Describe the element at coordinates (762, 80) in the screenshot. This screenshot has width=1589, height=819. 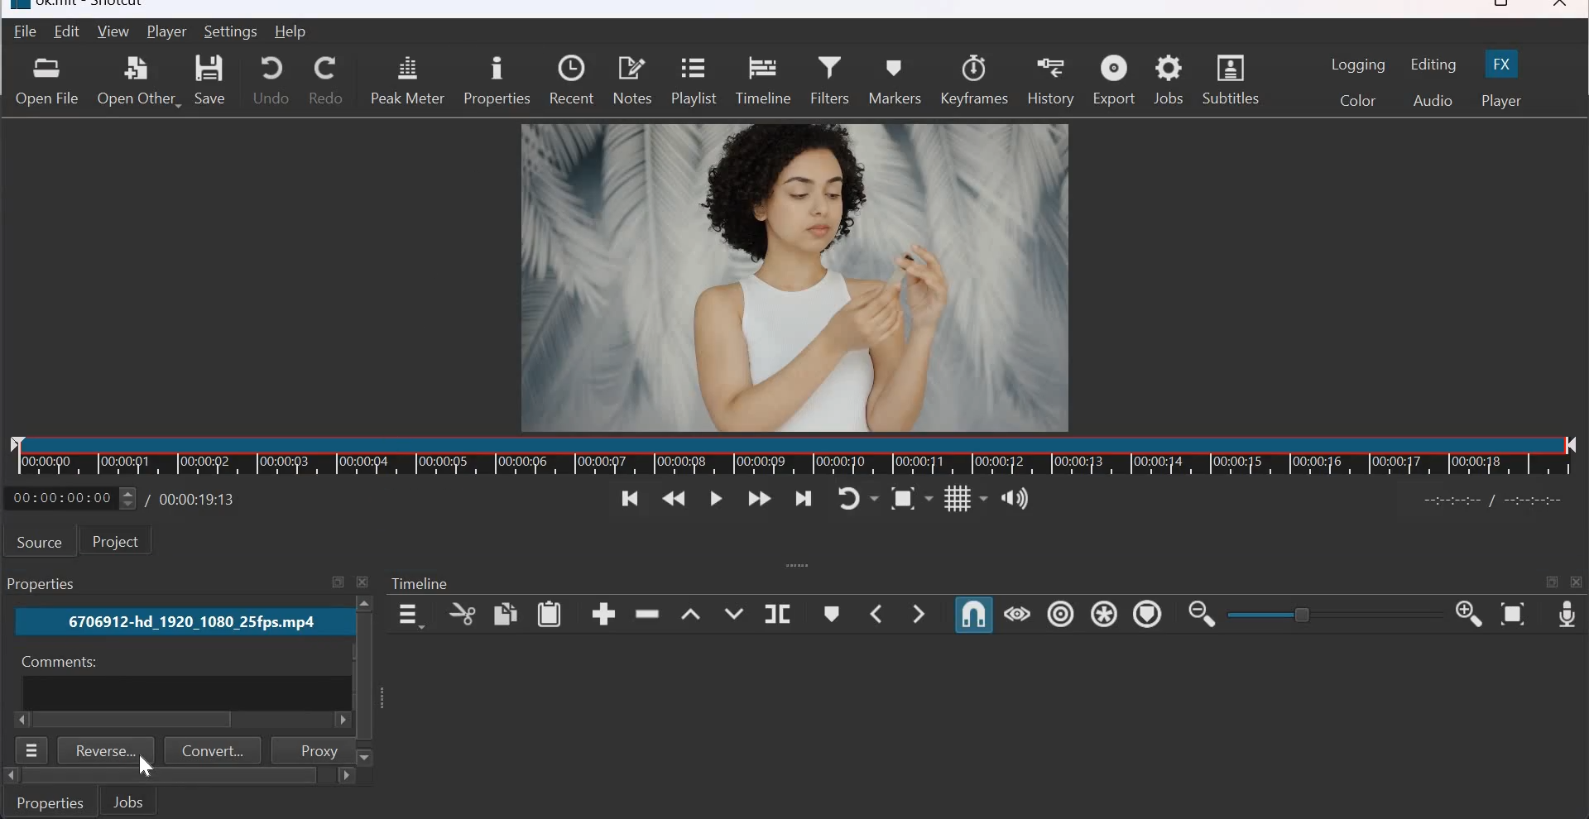
I see `Timeline` at that location.